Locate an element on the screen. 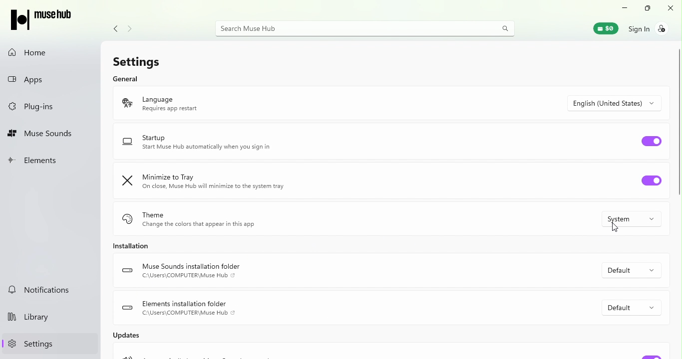 The width and height of the screenshot is (682, 359). Elements is located at coordinates (34, 159).